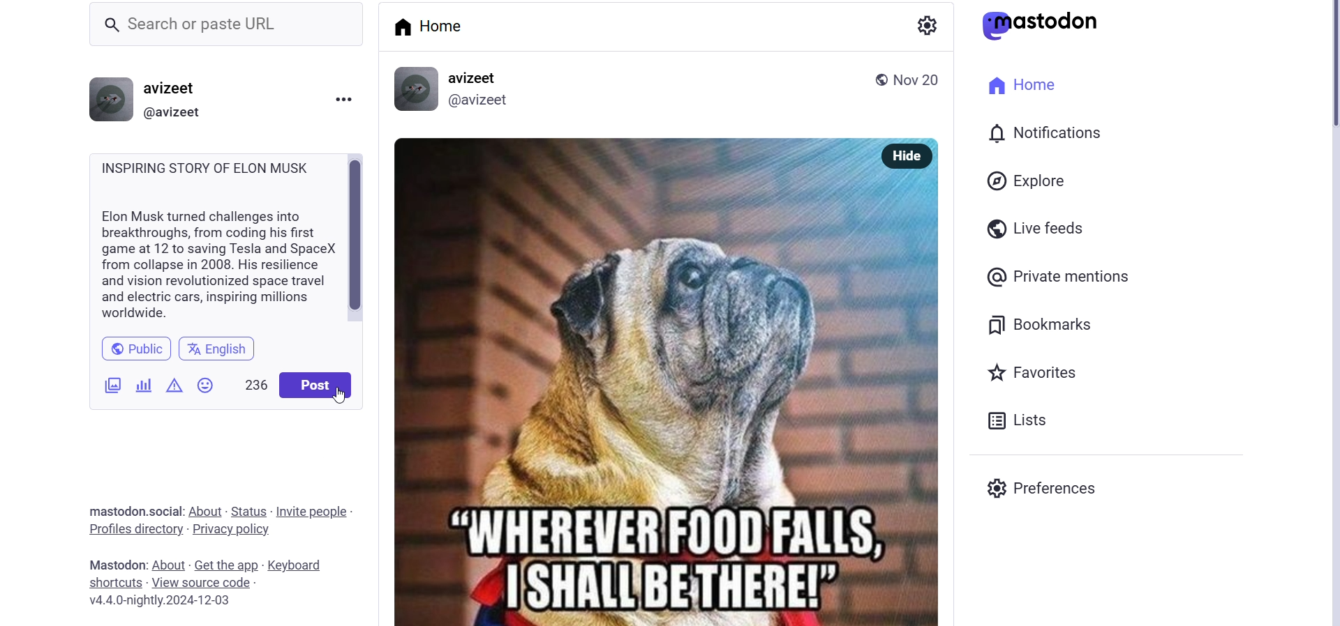  Describe the element at coordinates (174, 111) in the screenshot. I see `@avizeet` at that location.